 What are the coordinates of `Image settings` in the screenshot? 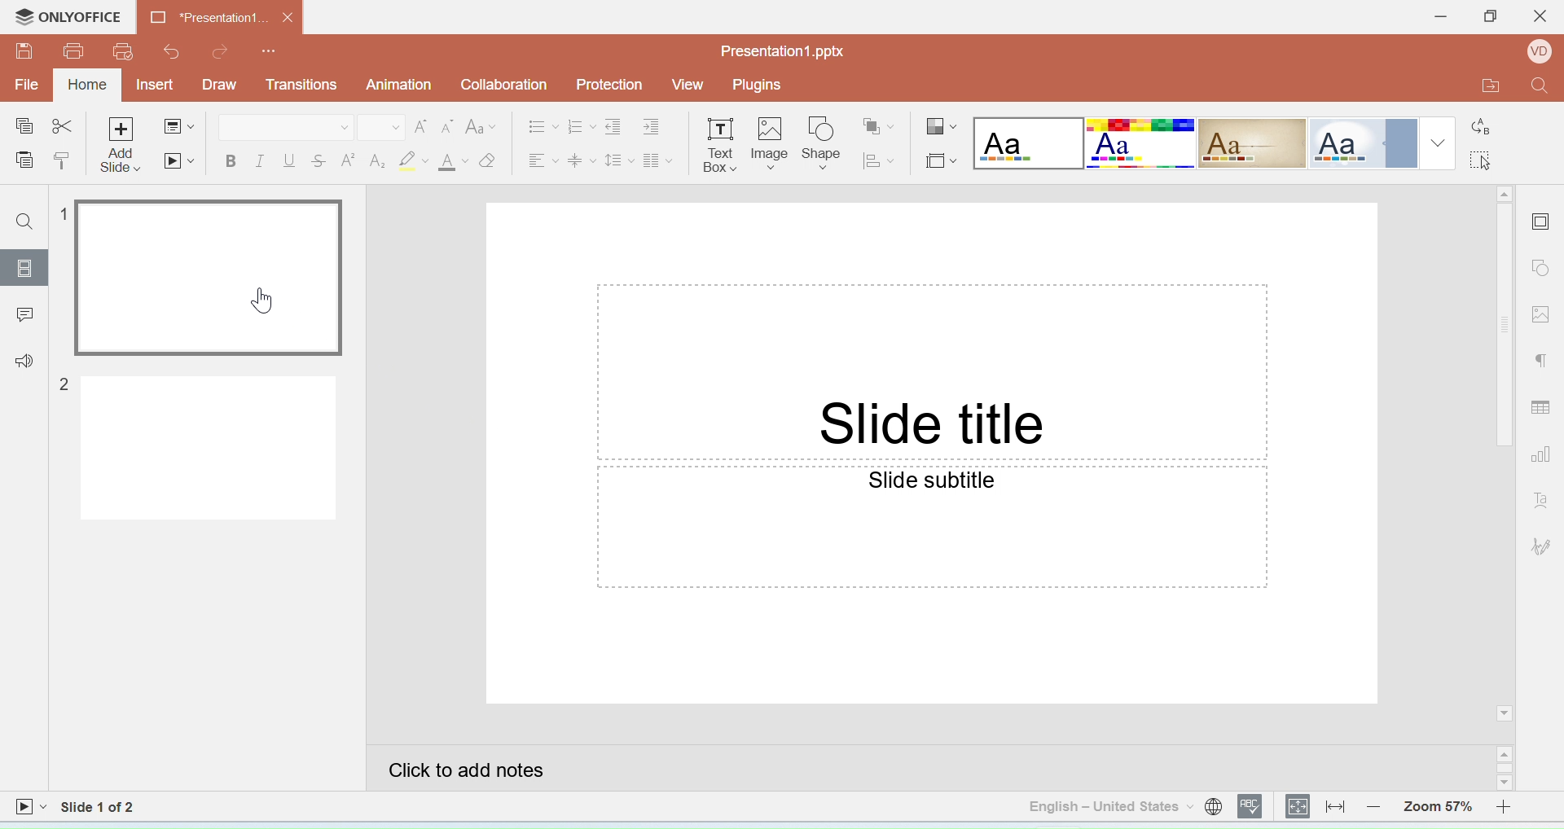 It's located at (1544, 313).